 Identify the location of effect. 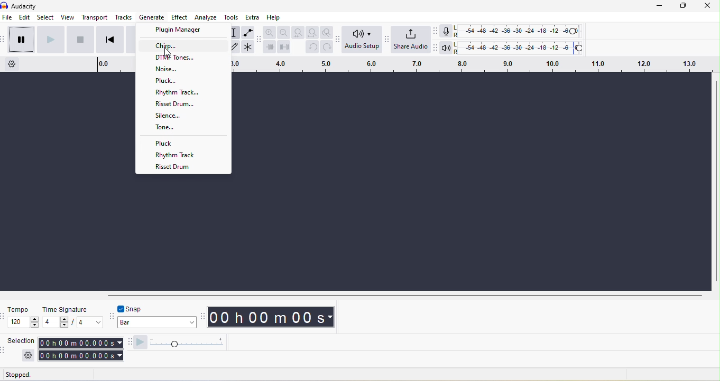
(181, 17).